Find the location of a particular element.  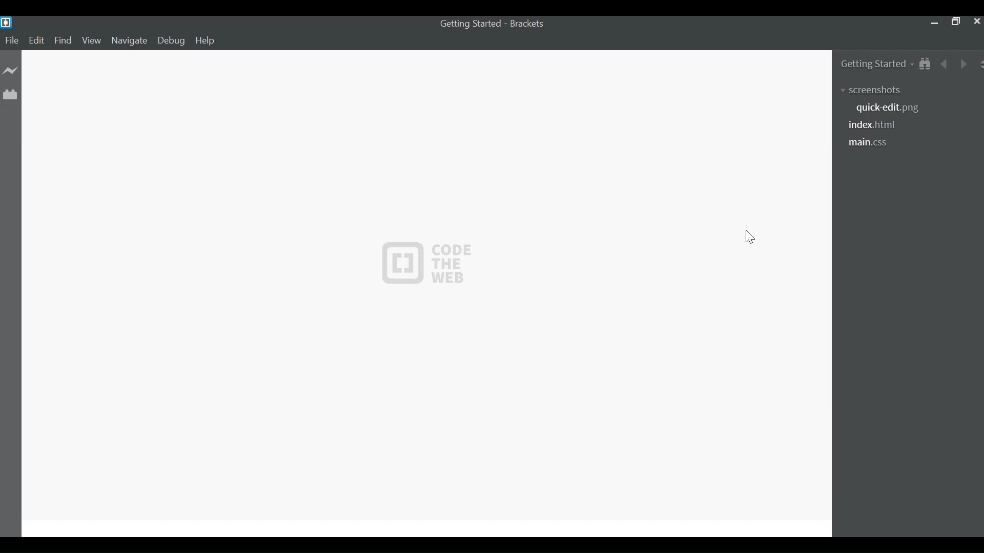

Close is located at coordinates (976, 22).